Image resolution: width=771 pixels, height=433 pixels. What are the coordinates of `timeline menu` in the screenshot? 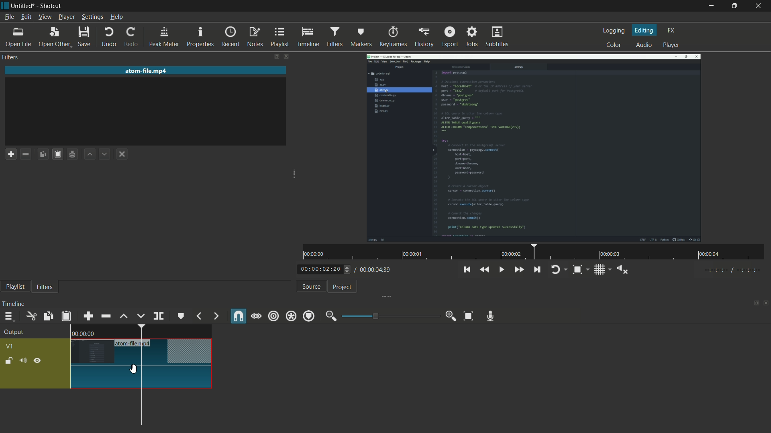 It's located at (11, 317).